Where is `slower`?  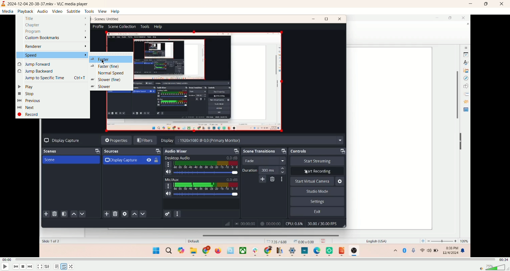 slower is located at coordinates (102, 87).